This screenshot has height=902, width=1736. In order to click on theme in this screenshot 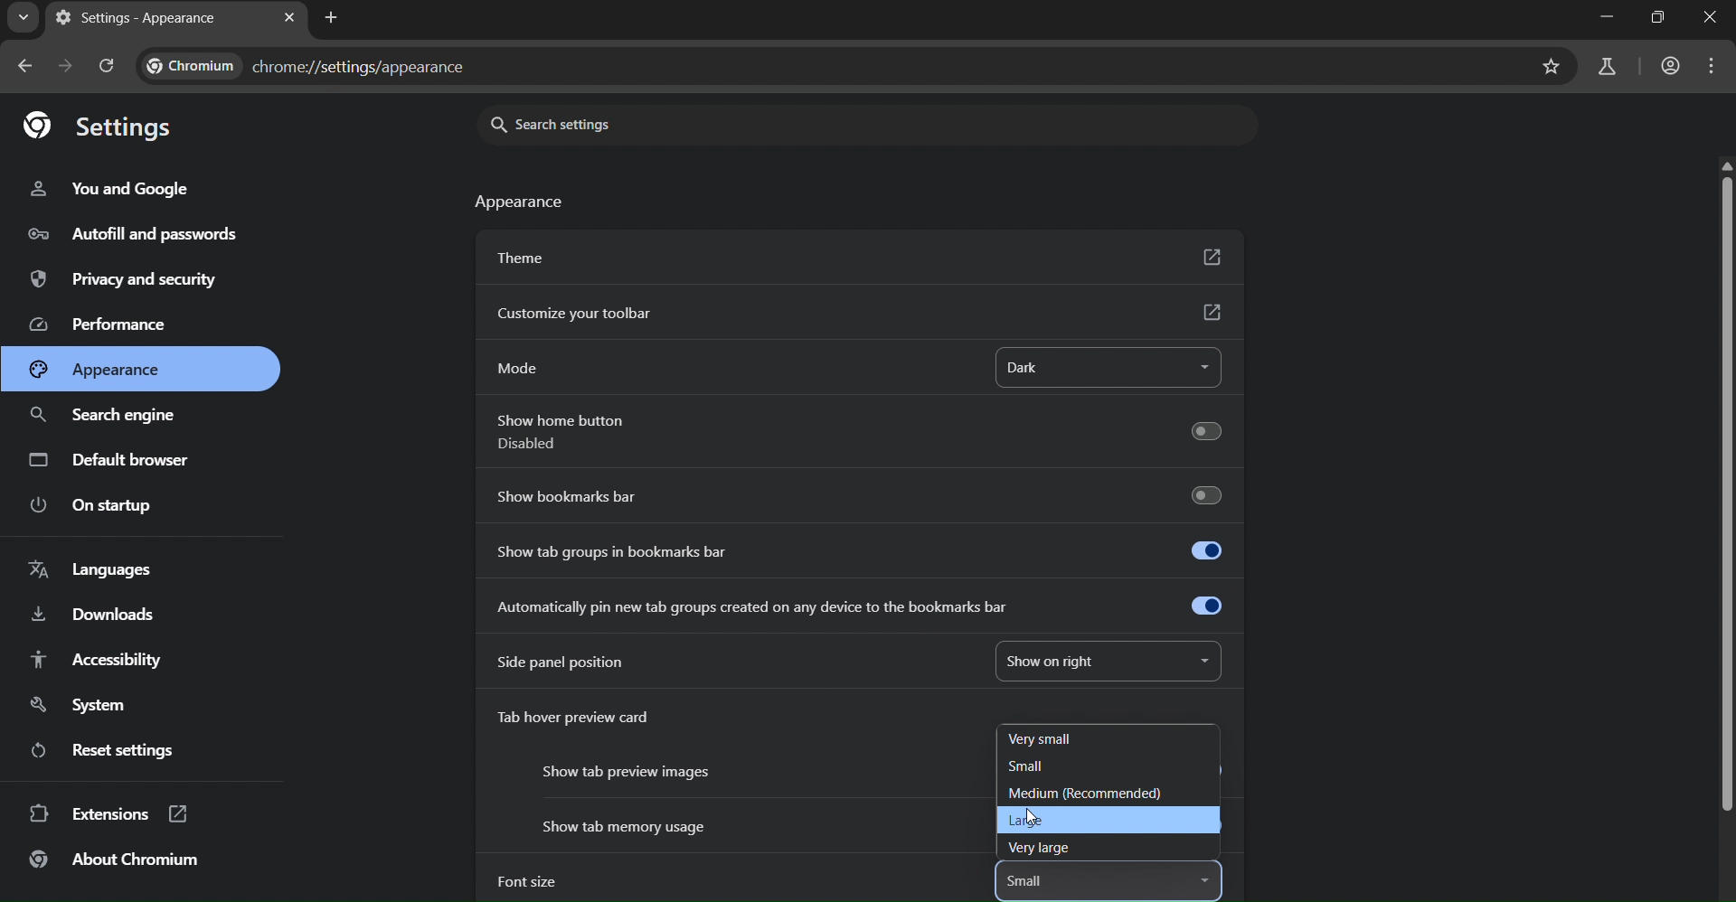, I will do `click(856, 255)`.